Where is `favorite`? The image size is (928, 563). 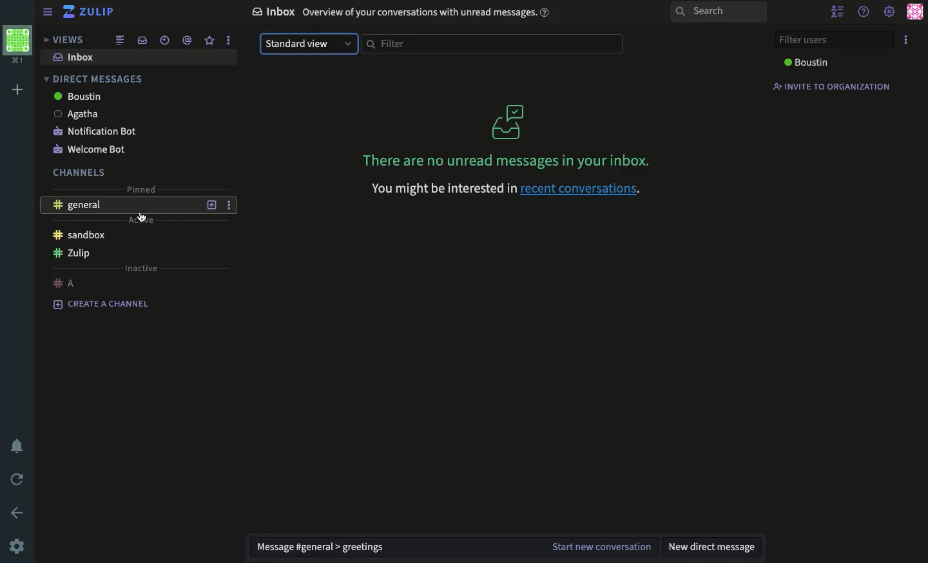 favorite is located at coordinates (210, 41).